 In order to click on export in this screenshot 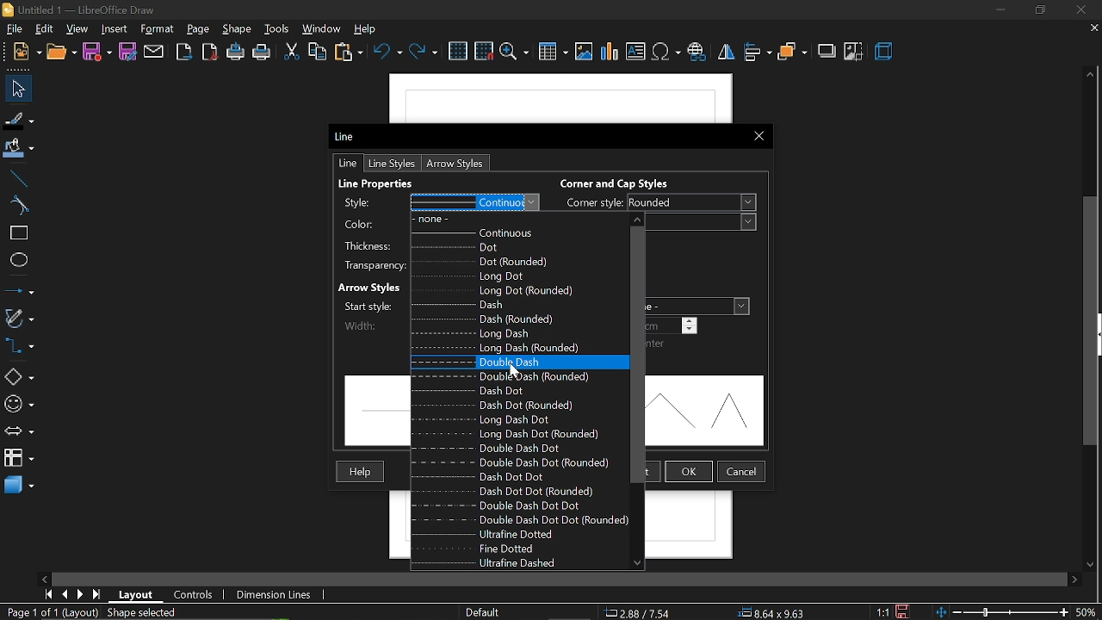, I will do `click(182, 52)`.